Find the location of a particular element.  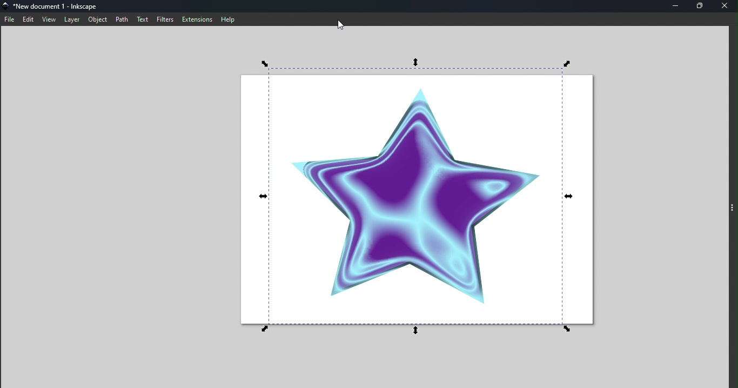

Minimize is located at coordinates (679, 7).